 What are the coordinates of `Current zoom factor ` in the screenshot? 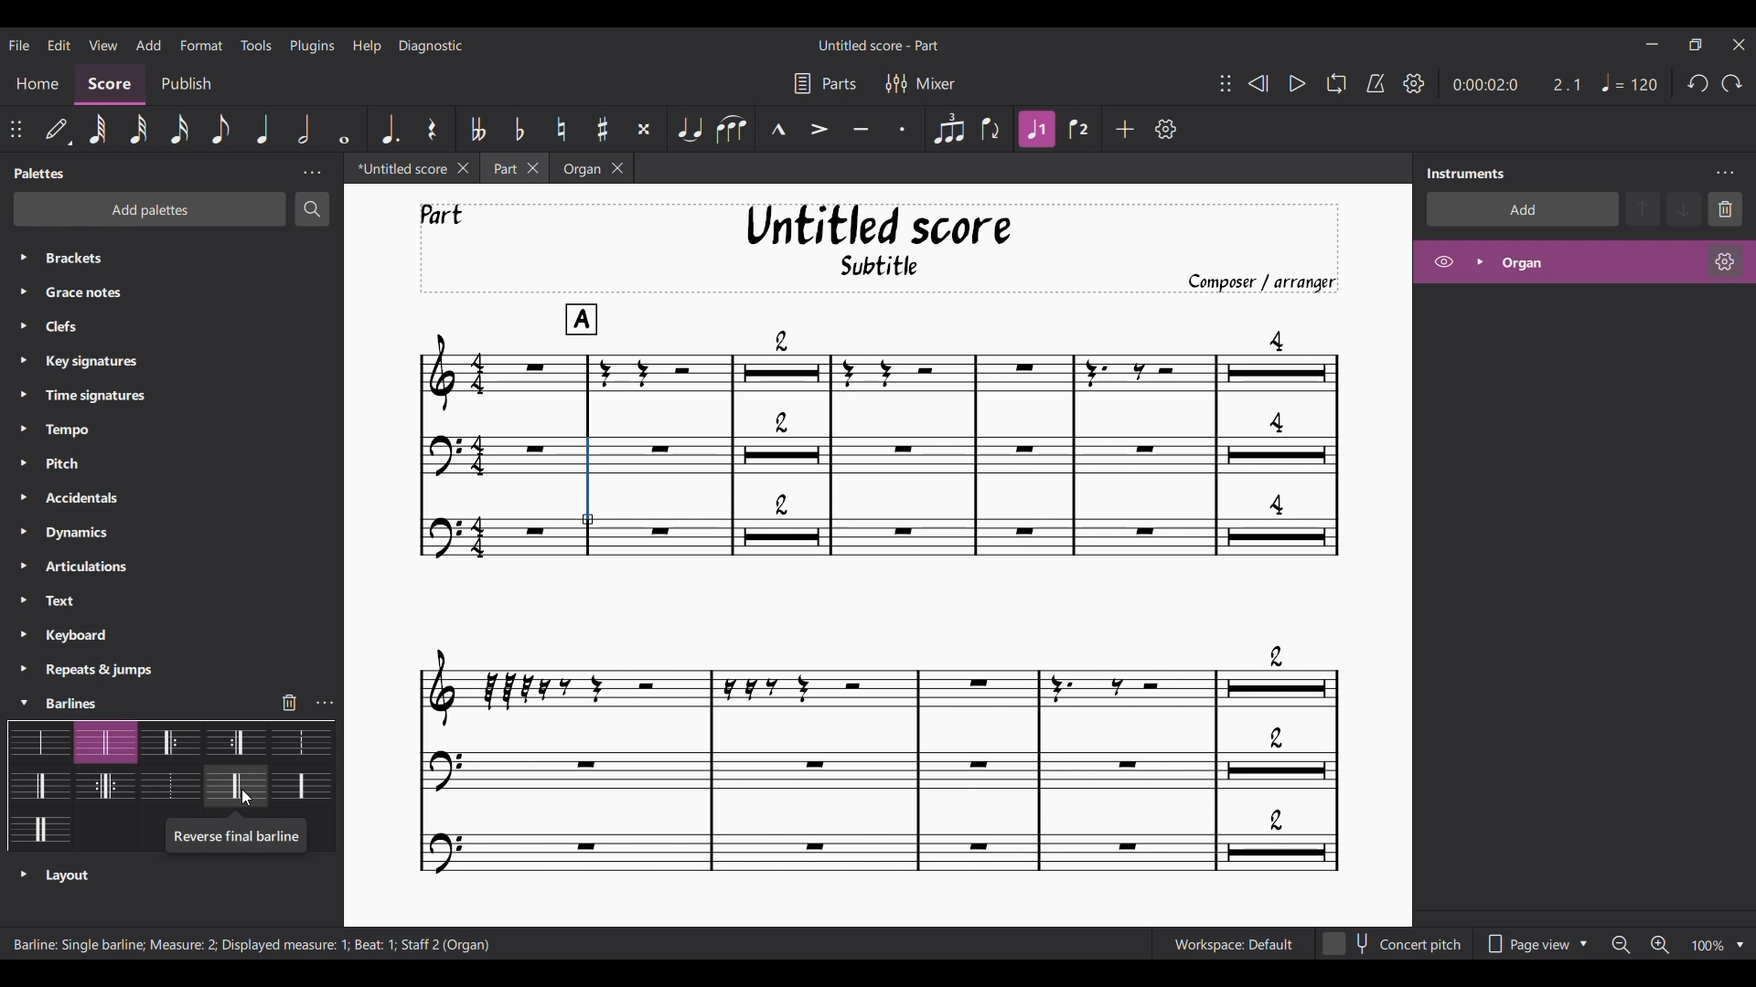 It's located at (1709, 946).